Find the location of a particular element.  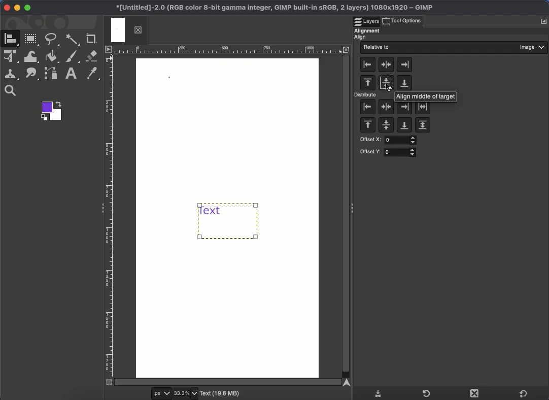

Distribute is located at coordinates (366, 95).